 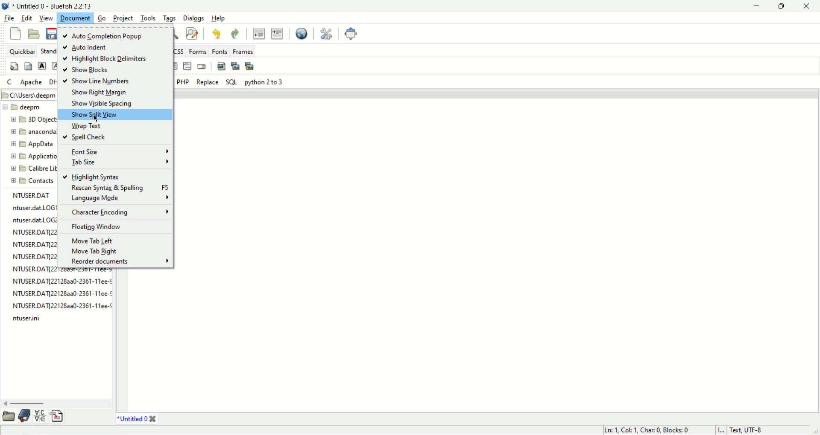 What do you see at coordinates (5, 6) in the screenshot?
I see `application image` at bounding box center [5, 6].